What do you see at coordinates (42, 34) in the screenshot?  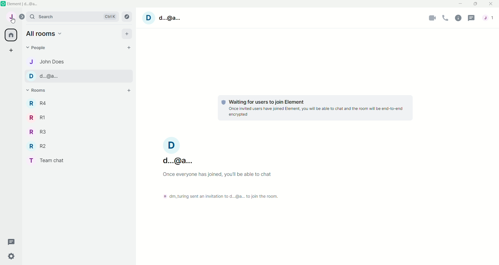 I see `Home options` at bounding box center [42, 34].